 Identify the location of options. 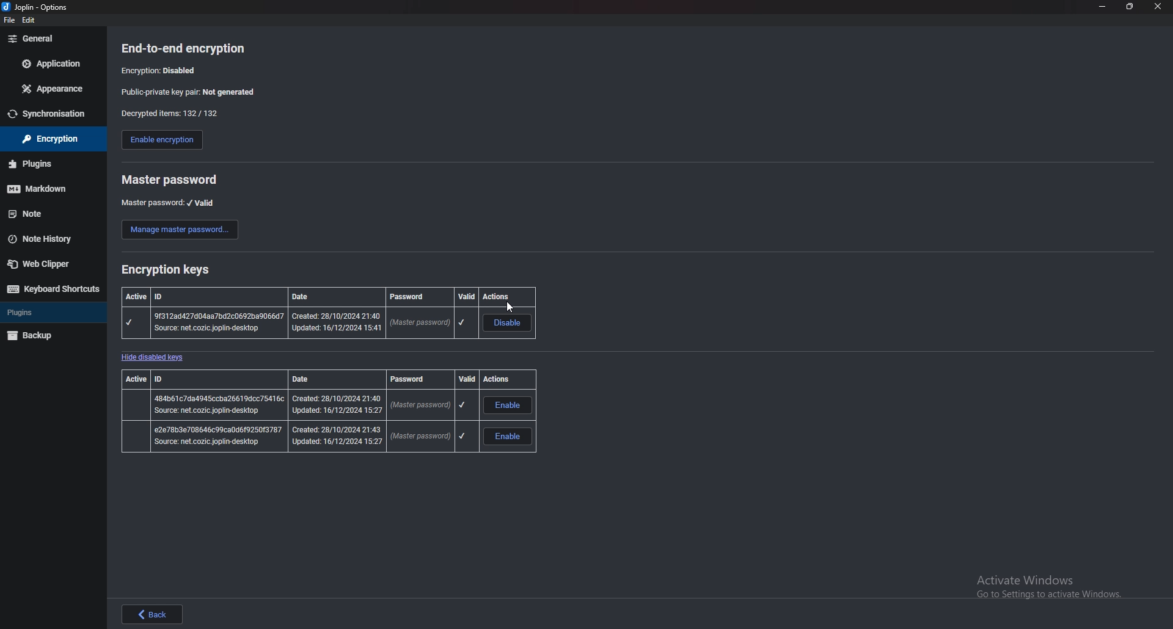
(40, 6).